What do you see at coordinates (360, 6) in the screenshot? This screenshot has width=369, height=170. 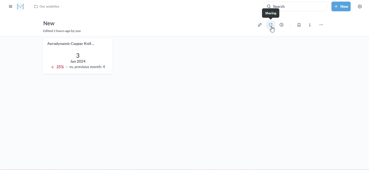 I see `settings` at bounding box center [360, 6].